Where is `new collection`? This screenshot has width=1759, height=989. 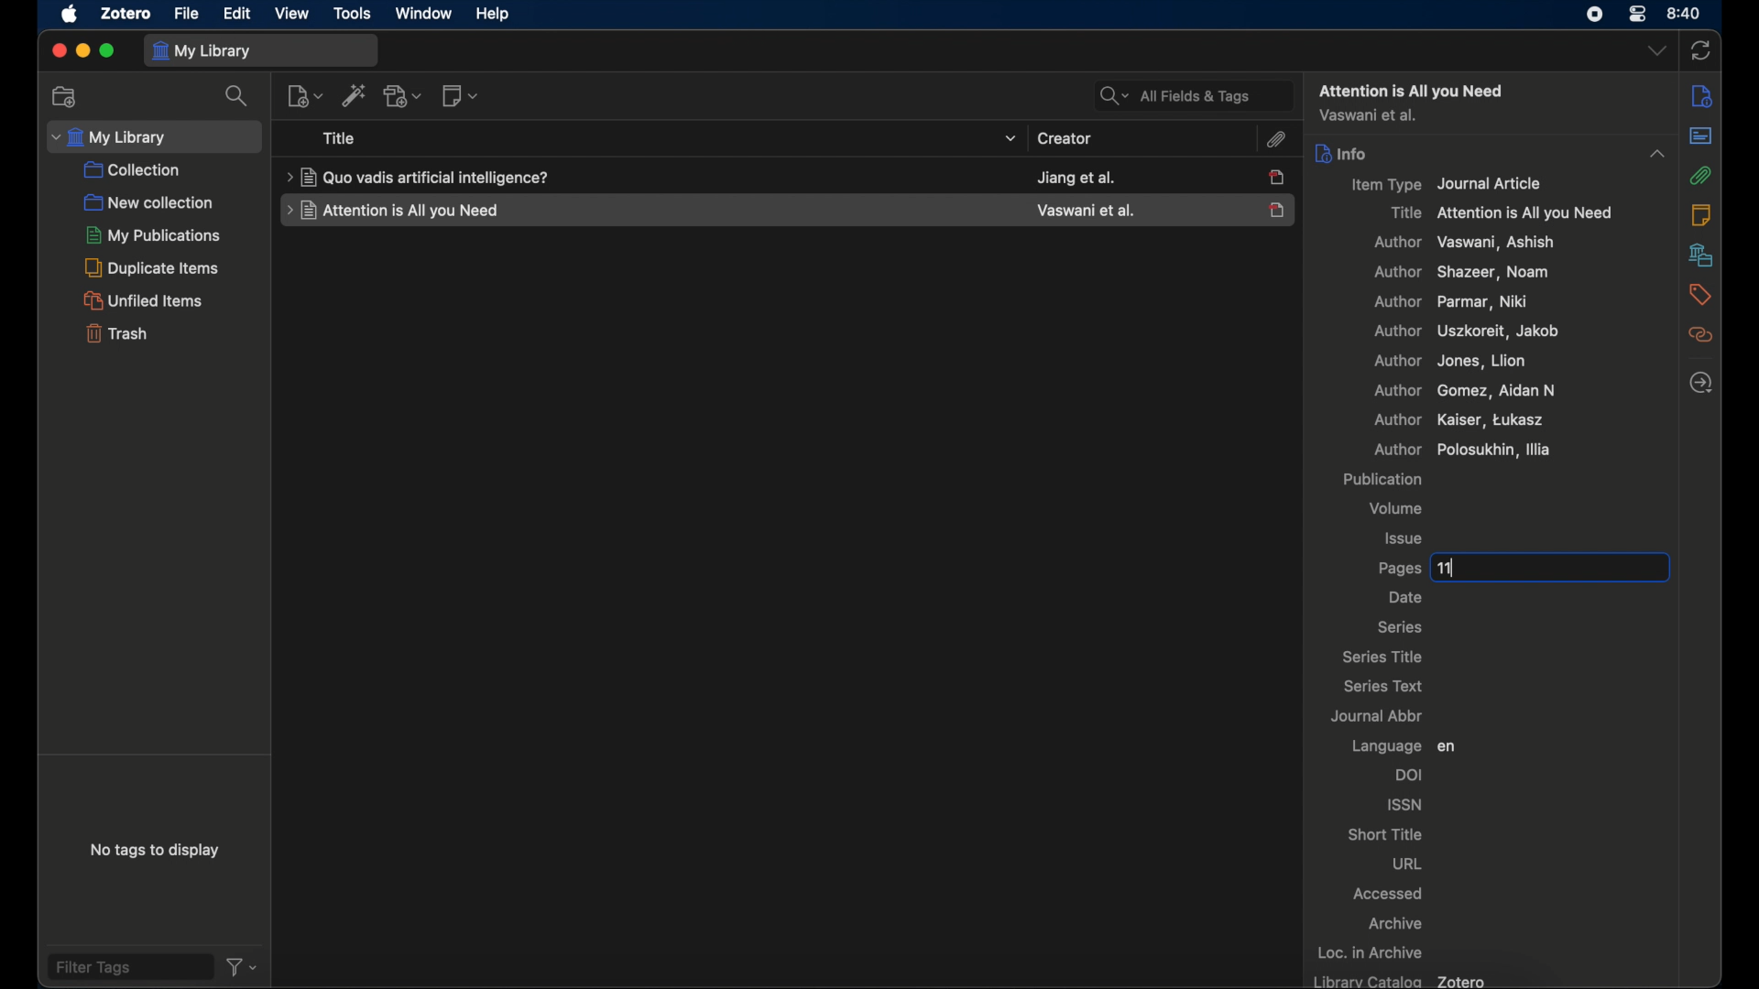 new collection is located at coordinates (148, 202).